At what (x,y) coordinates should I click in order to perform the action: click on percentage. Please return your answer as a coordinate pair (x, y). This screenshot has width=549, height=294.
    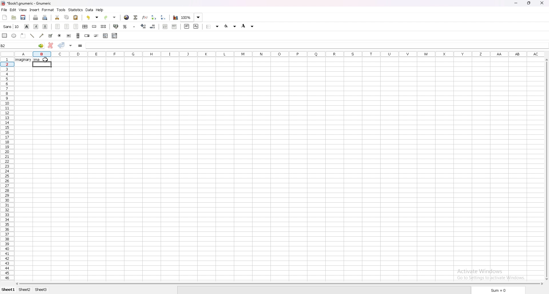
    Looking at the image, I should click on (125, 27).